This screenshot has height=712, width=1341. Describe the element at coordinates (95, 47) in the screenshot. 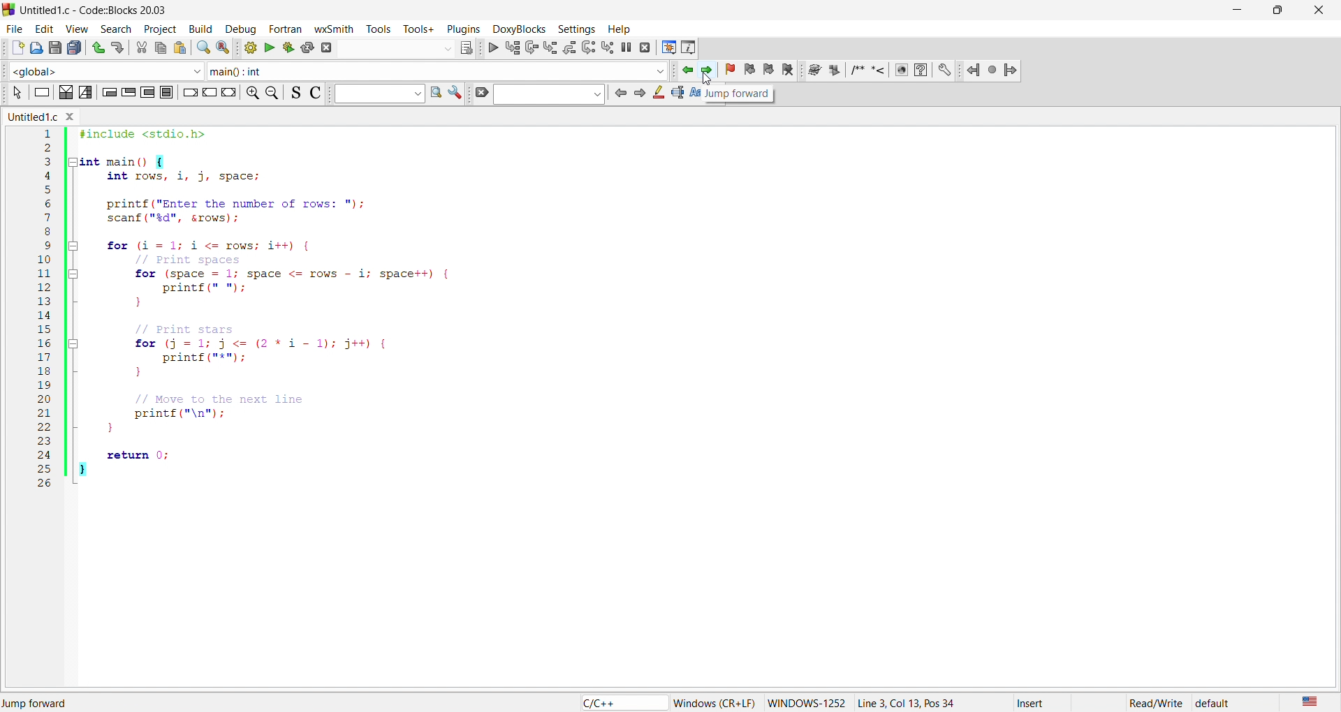

I see `undo` at that location.